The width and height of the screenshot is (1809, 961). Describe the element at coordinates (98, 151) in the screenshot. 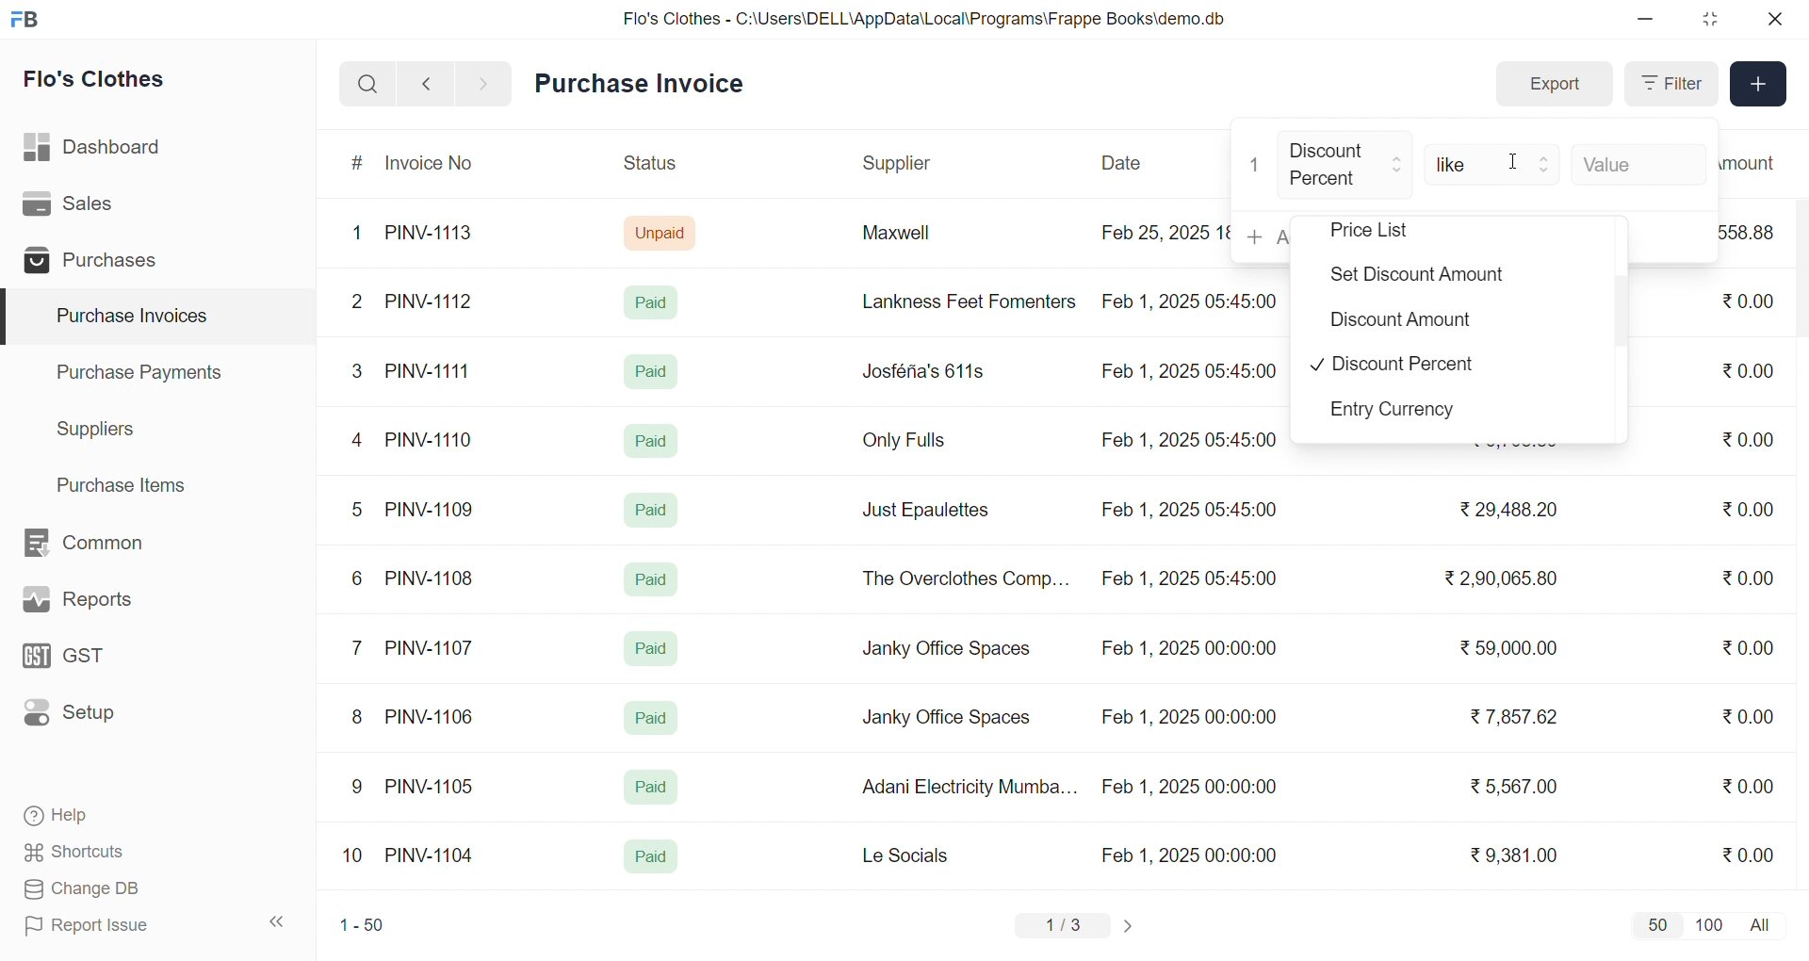

I see `Dashboard` at that location.